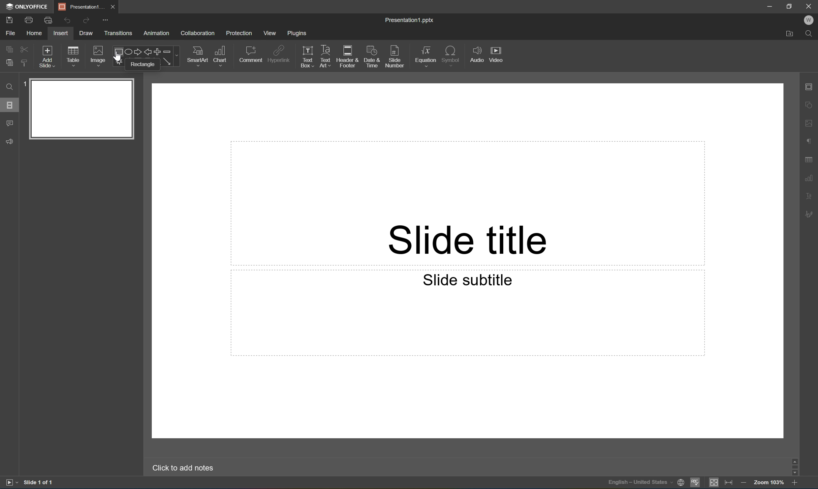  What do you see at coordinates (9, 87) in the screenshot?
I see `Find` at bounding box center [9, 87].